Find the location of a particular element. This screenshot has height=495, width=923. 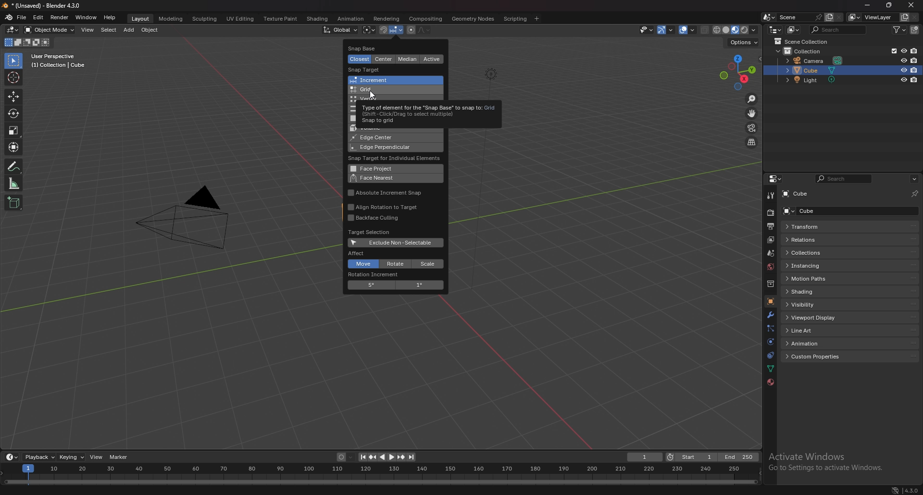

hide in viewport is located at coordinates (903, 80).